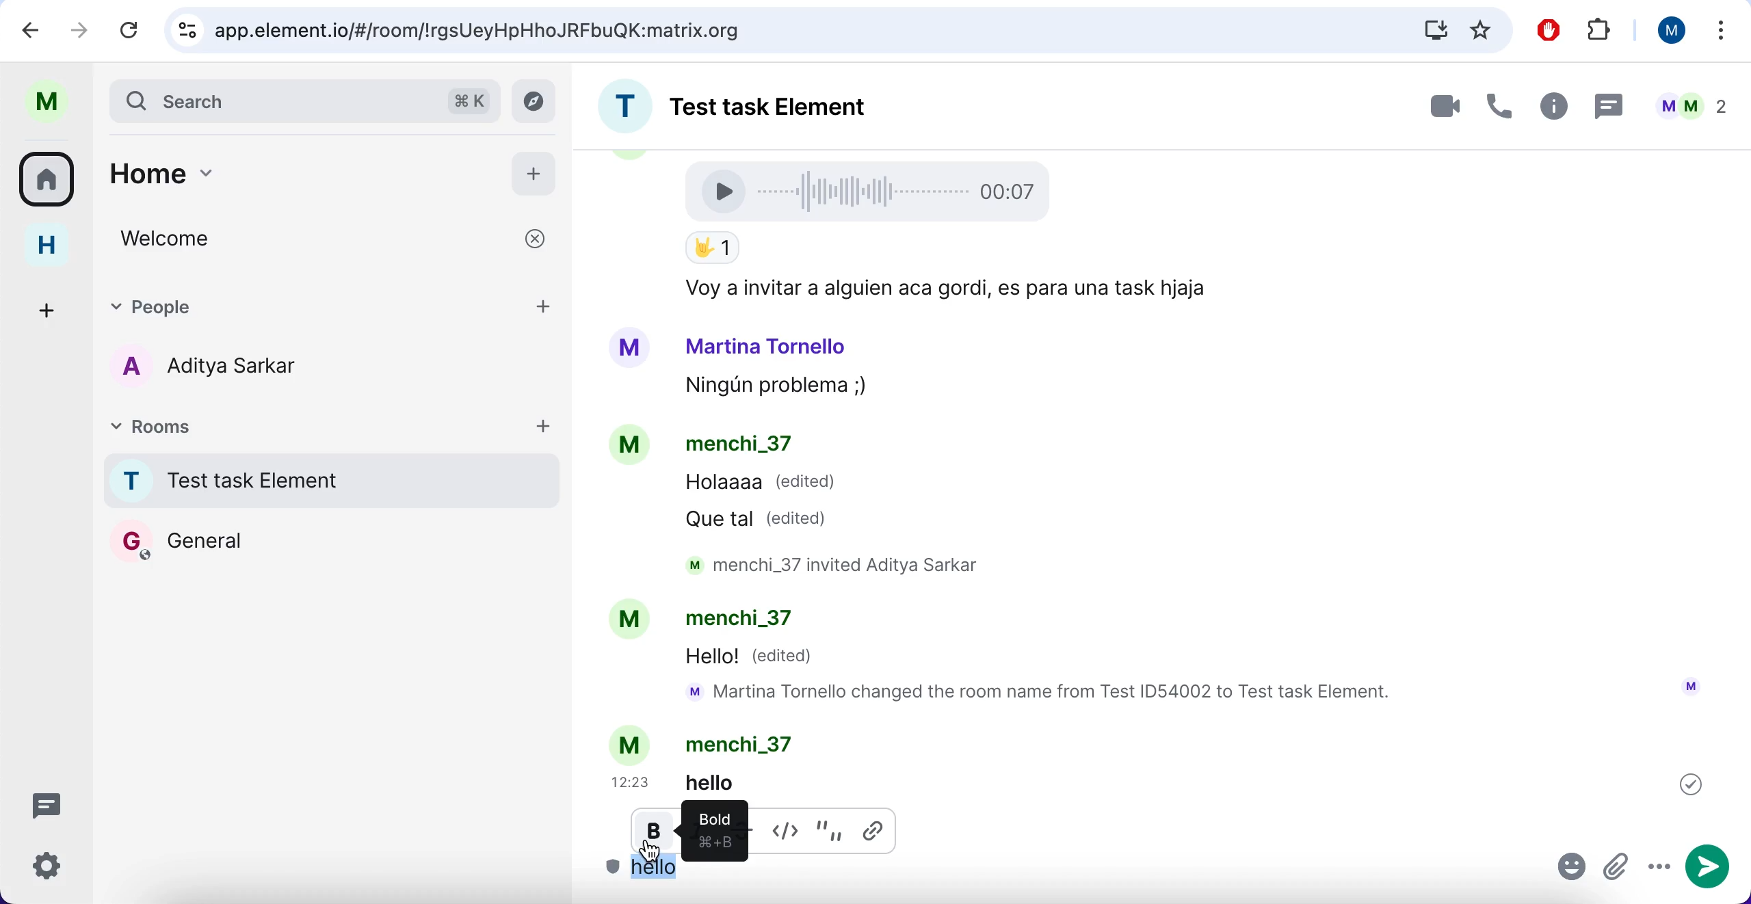 This screenshot has height=904, width=1751. Describe the element at coordinates (628, 620) in the screenshot. I see `Avatar` at that location.